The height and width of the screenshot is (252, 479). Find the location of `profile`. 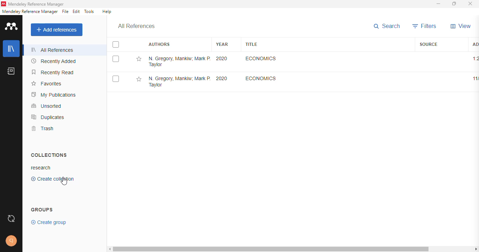

profile is located at coordinates (11, 241).